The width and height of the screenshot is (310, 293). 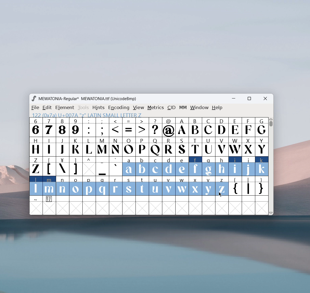 What do you see at coordinates (138, 108) in the screenshot?
I see `view` at bounding box center [138, 108].